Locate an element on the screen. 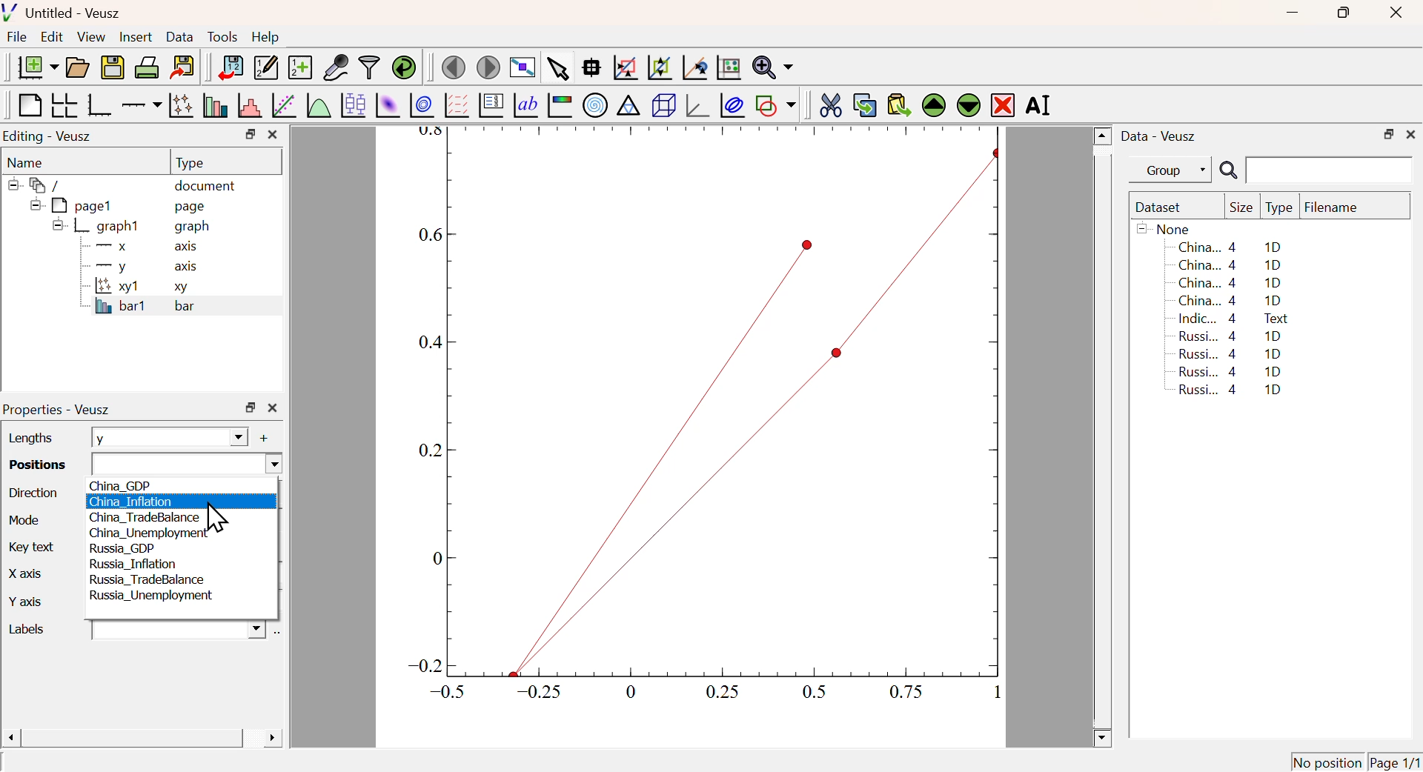 This screenshot has height=772, width=1423. Dataset is located at coordinates (1161, 208).